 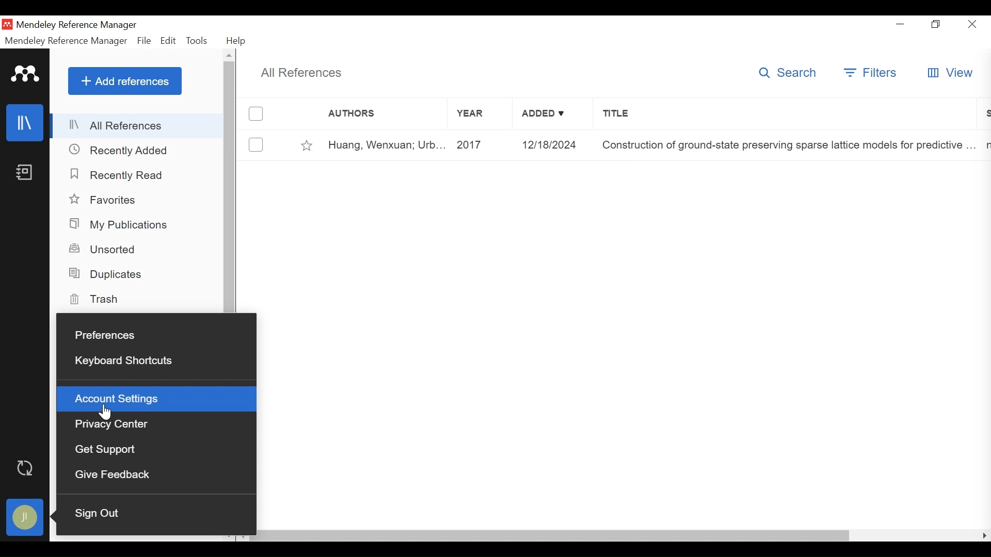 I want to click on Scroll up, so click(x=229, y=55).